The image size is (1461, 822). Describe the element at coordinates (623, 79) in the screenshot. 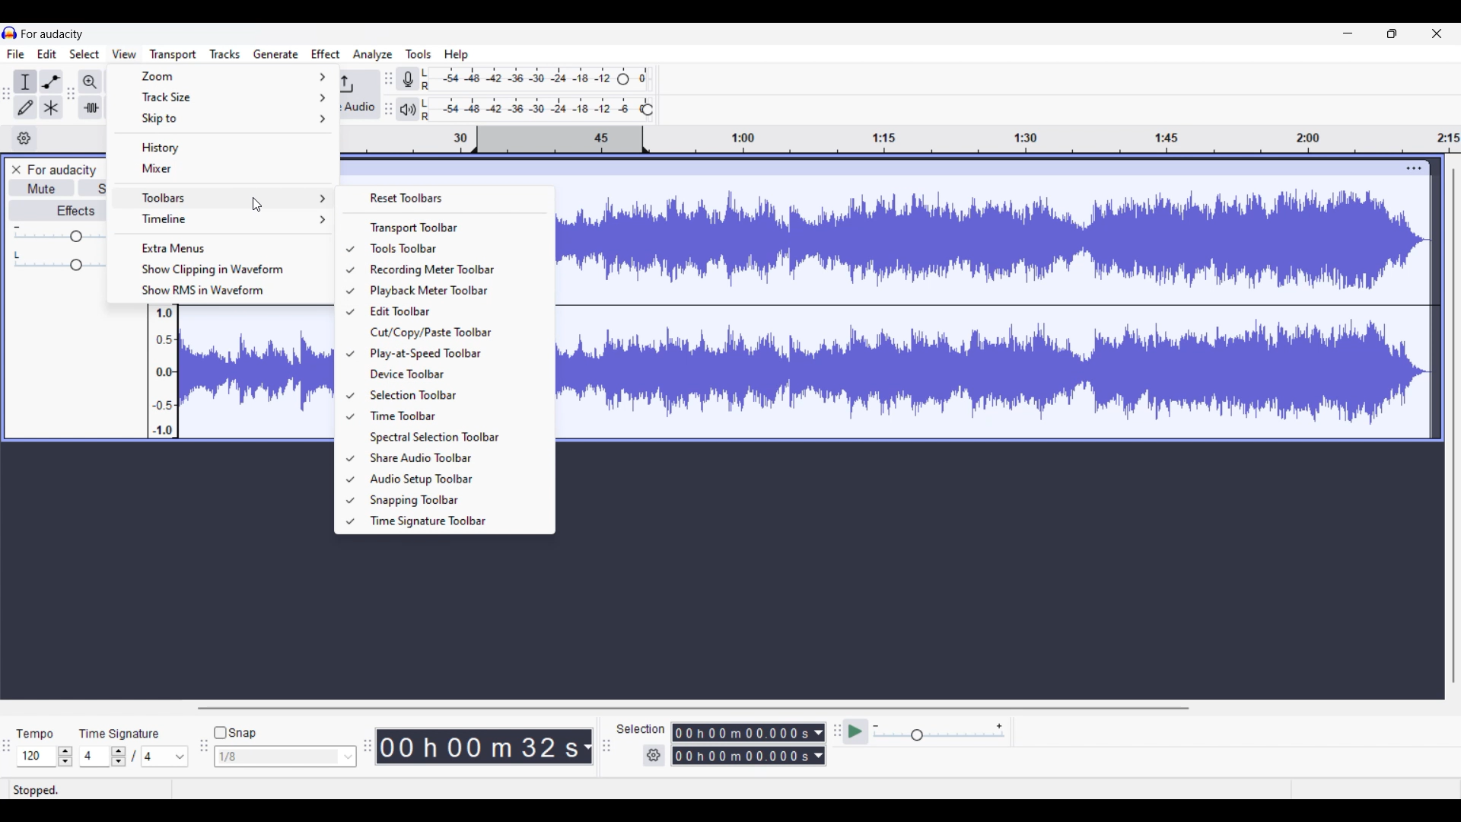

I see `Header to change recording level` at that location.